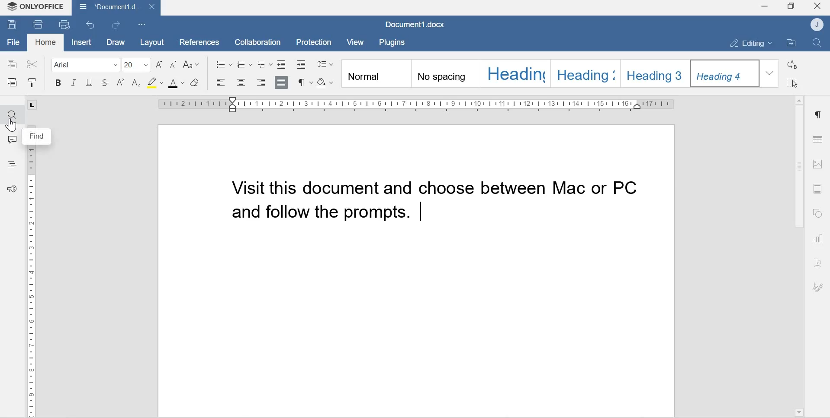  What do you see at coordinates (12, 114) in the screenshot?
I see `Find` at bounding box center [12, 114].